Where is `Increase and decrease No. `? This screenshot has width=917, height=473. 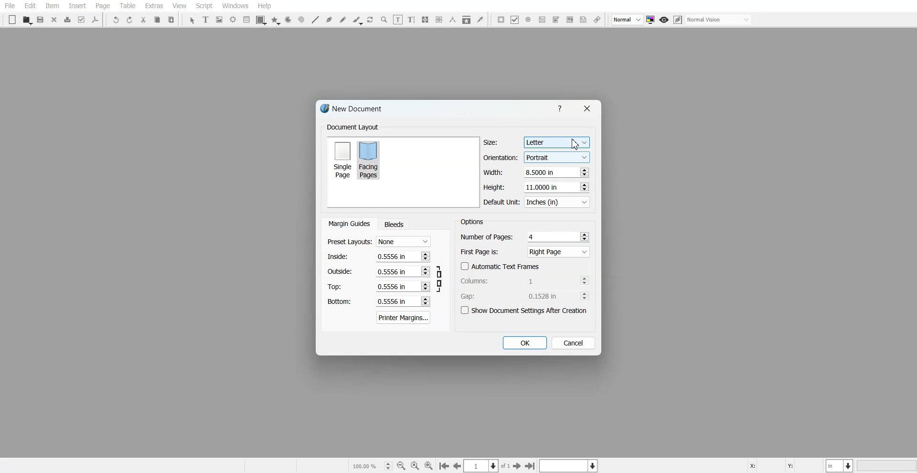
Increase and decrease No.  is located at coordinates (584, 280).